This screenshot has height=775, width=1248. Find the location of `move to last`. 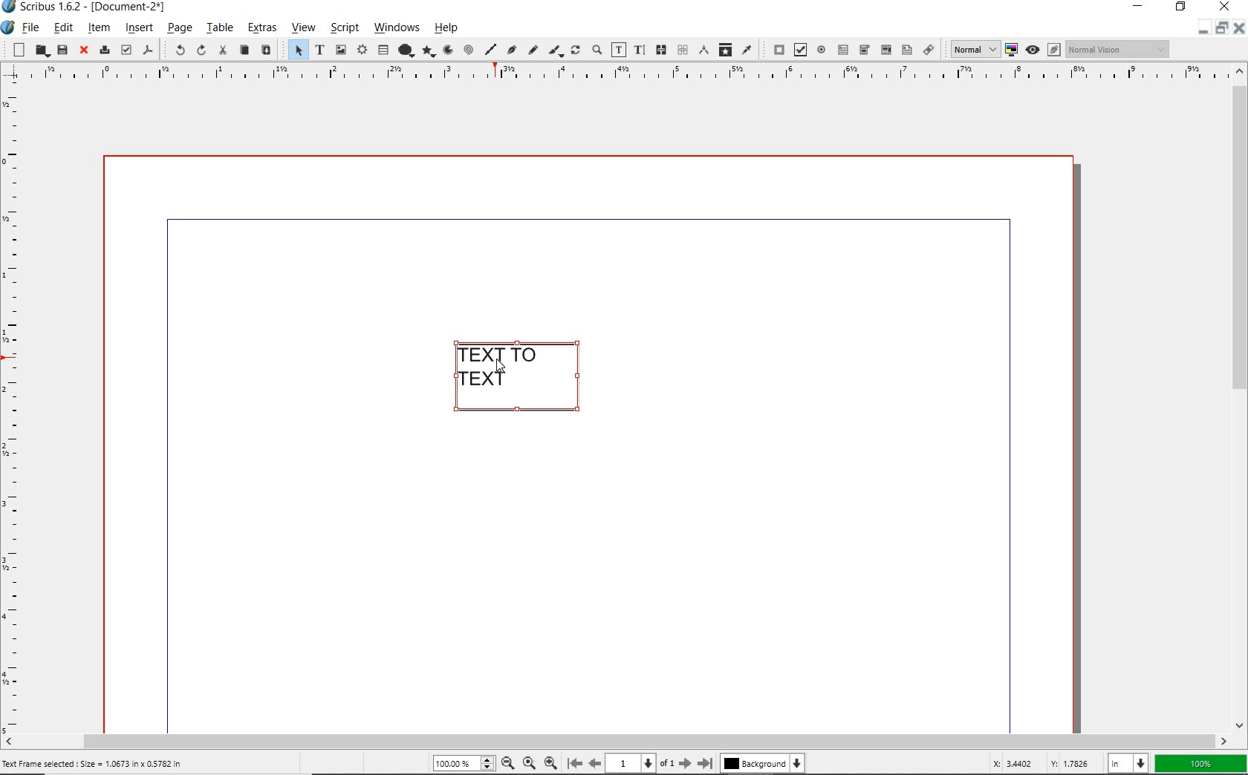

move to last is located at coordinates (707, 765).